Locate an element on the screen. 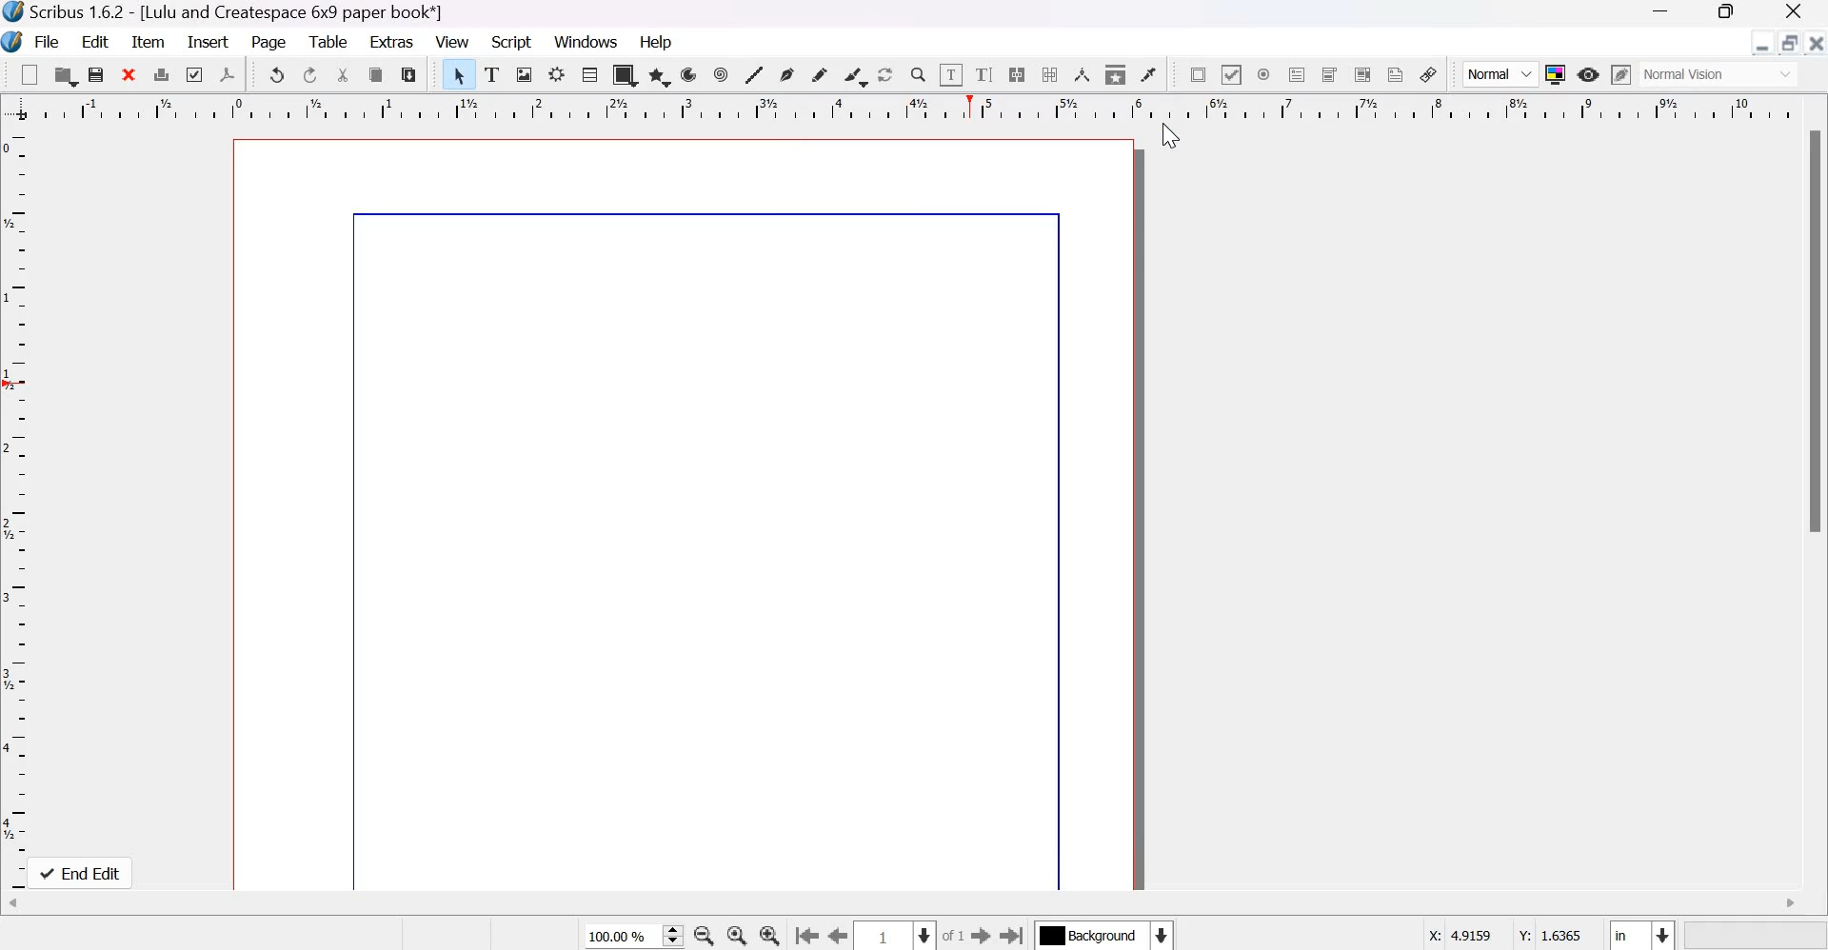 This screenshot has width=1828, height=950. PDF push button is located at coordinates (1196, 73).